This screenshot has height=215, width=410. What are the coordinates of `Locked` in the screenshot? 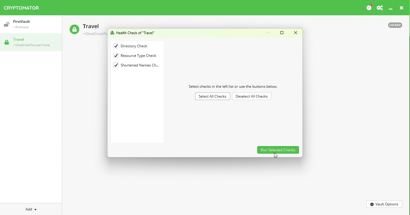 It's located at (394, 25).